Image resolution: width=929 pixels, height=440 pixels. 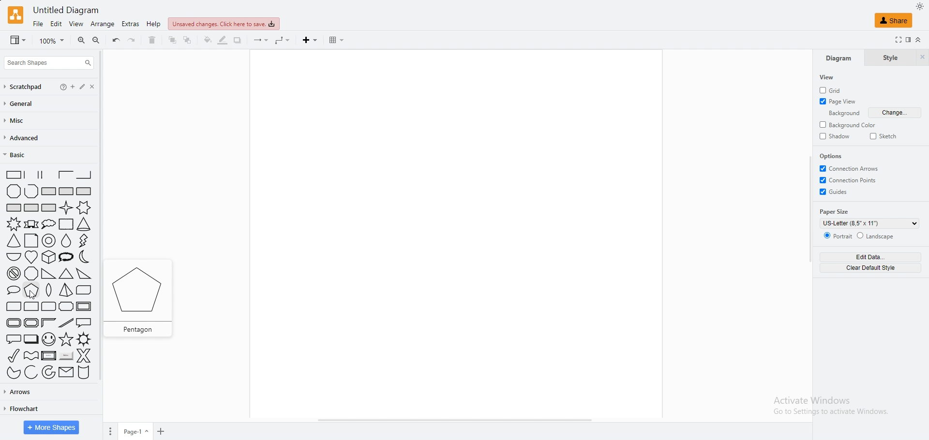 I want to click on partial rectangle, so click(x=11, y=174).